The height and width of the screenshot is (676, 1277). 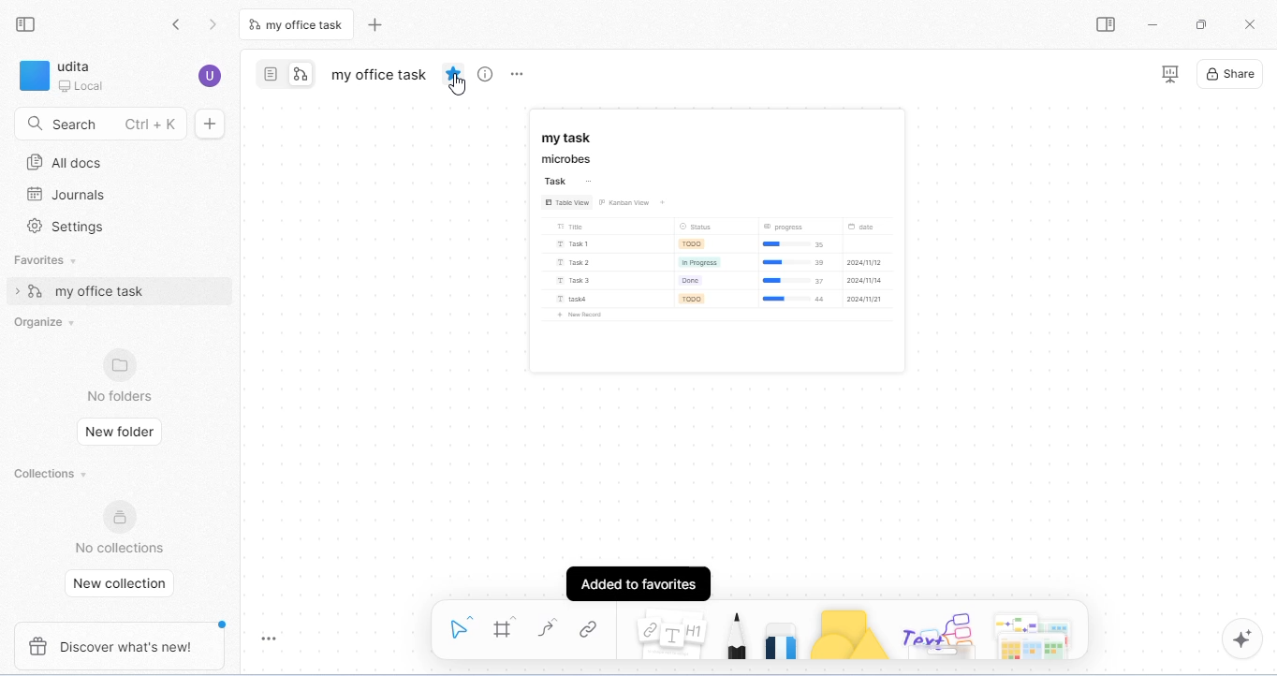 I want to click on share, so click(x=1231, y=74).